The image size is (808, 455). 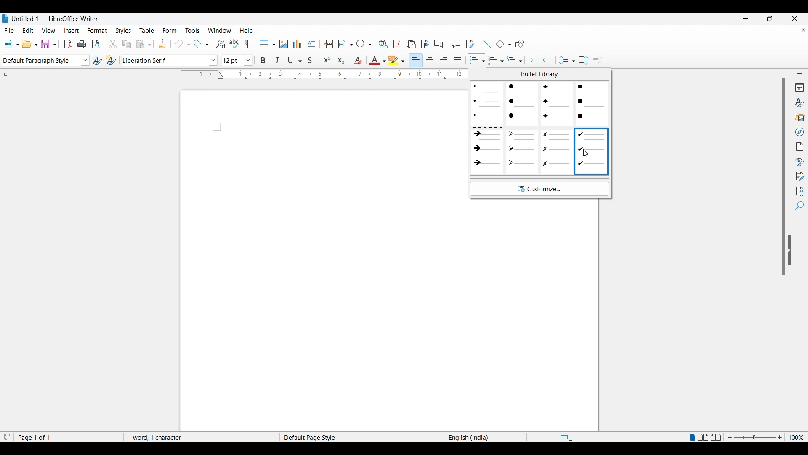 What do you see at coordinates (779, 177) in the screenshot?
I see `vertical scroll bar` at bounding box center [779, 177].